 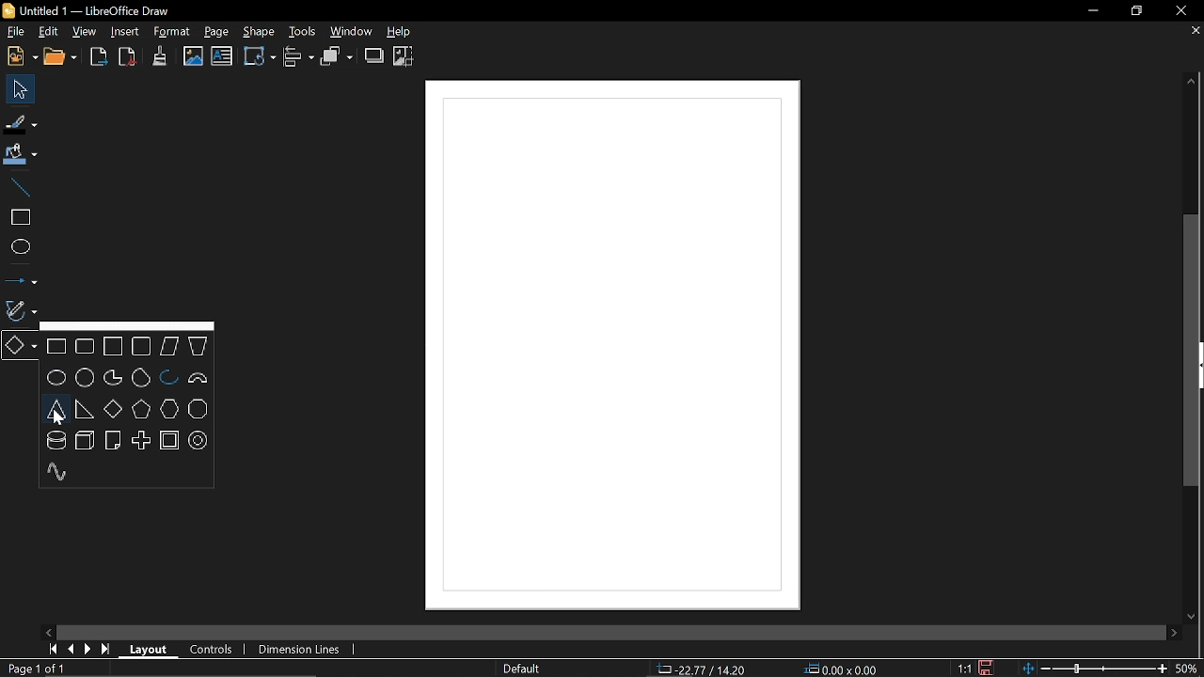 What do you see at coordinates (20, 308) in the screenshot?
I see `Curves and polygons` at bounding box center [20, 308].